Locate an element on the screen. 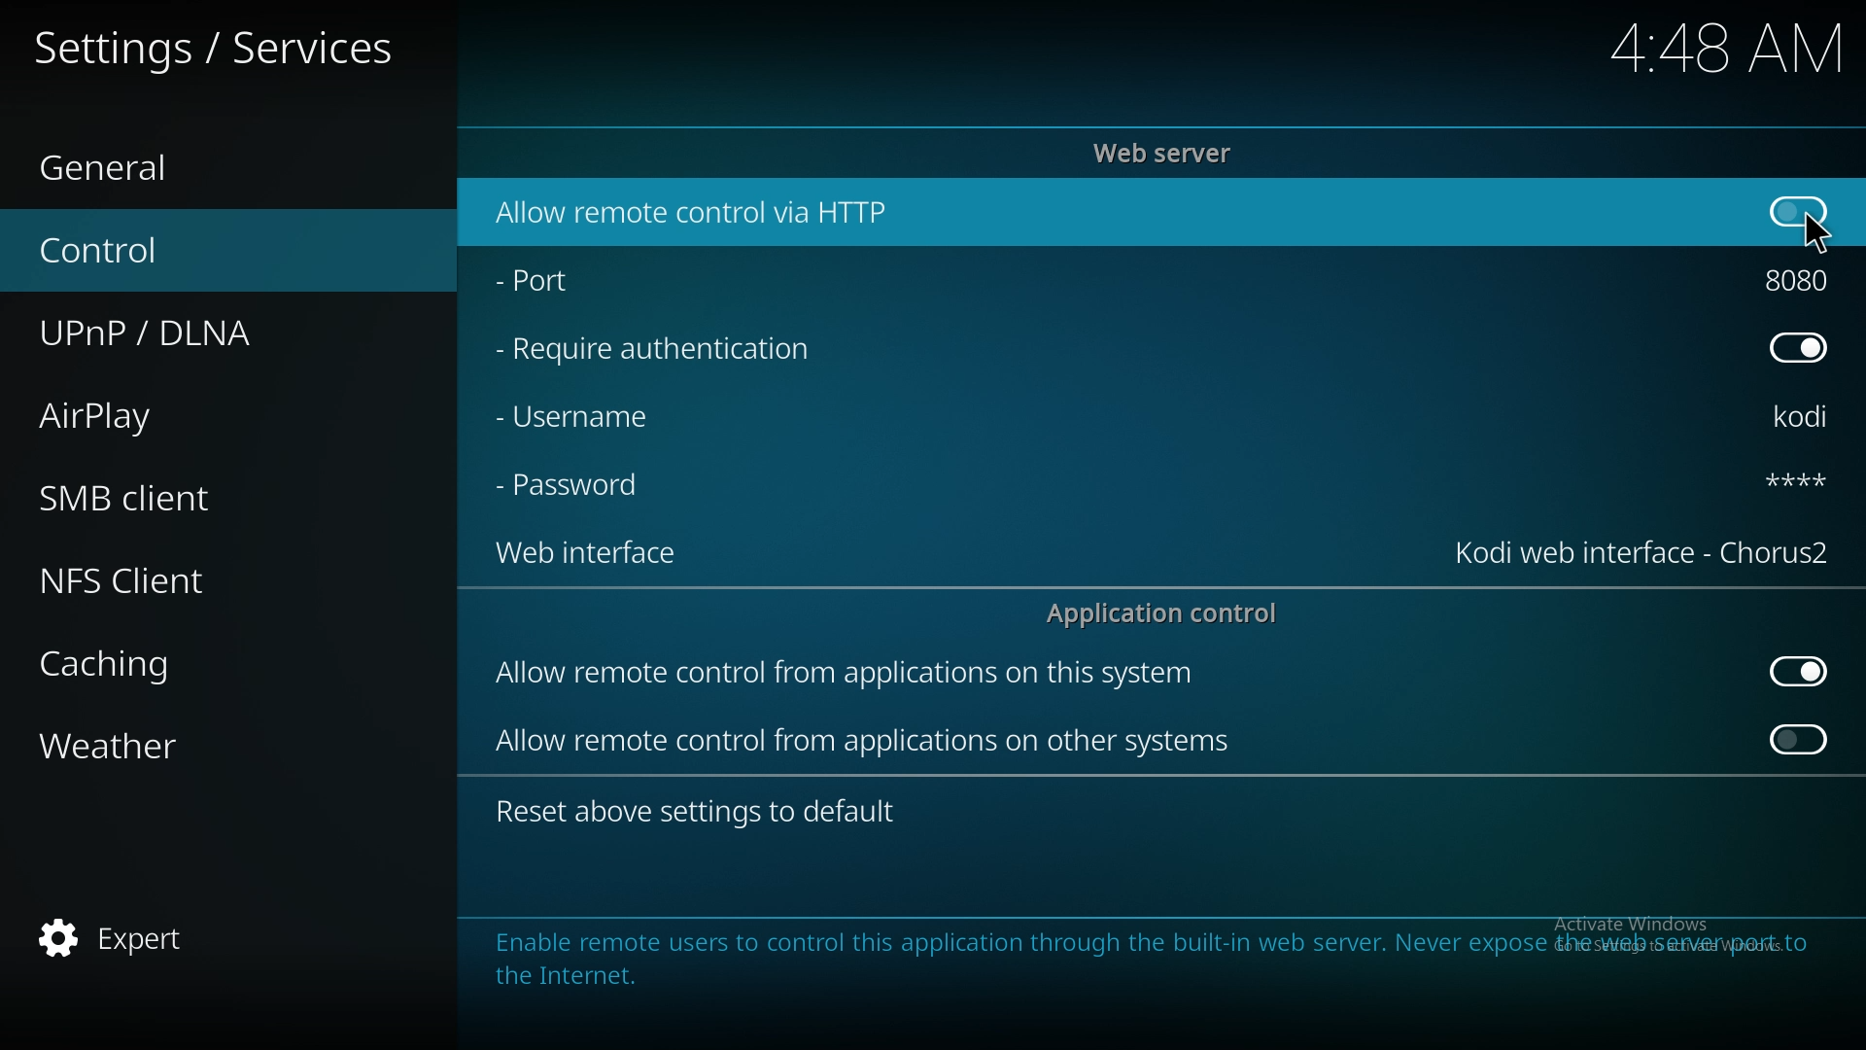 Image resolution: width=1866 pixels, height=1050 pixels. username is located at coordinates (586, 422).